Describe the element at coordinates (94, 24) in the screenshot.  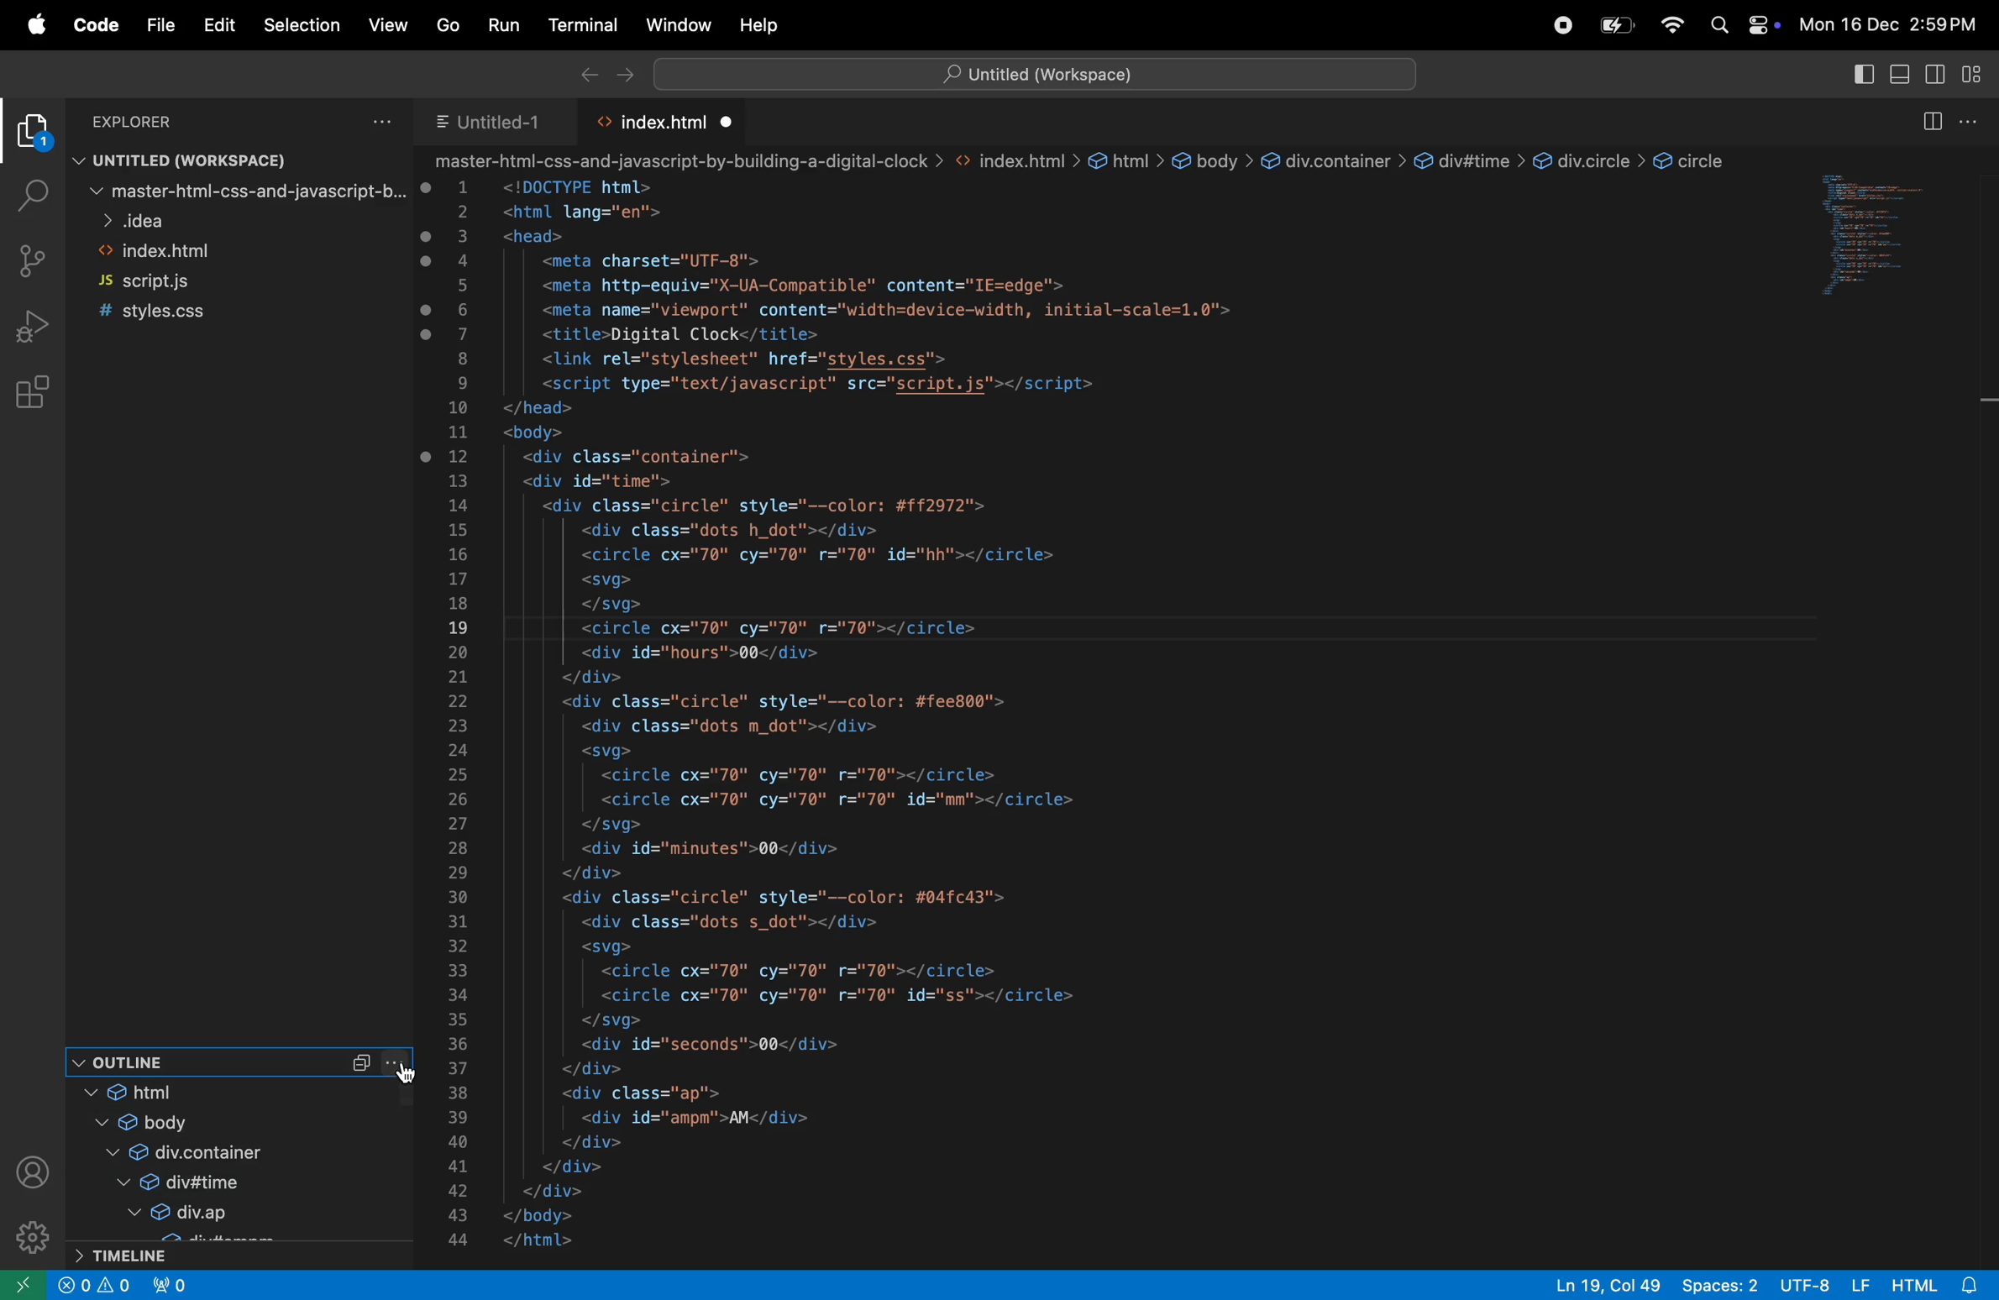
I see `code` at that location.